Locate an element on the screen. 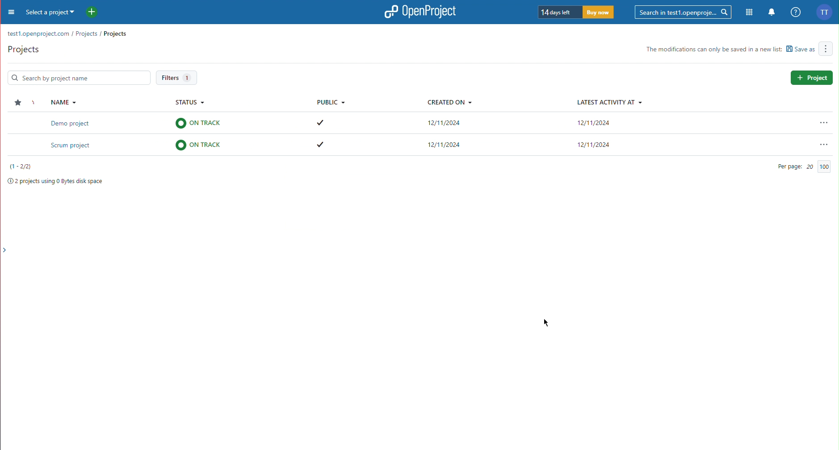  Status is located at coordinates (188, 101).